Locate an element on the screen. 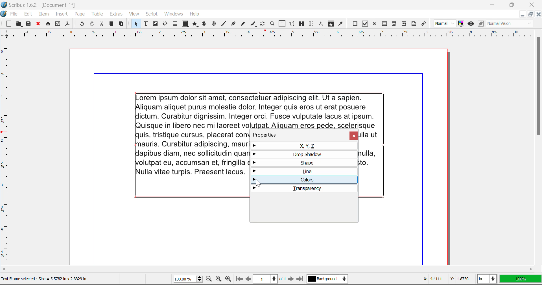 The height and width of the screenshot is (285, 542). Scroll Bar is located at coordinates (268, 270).